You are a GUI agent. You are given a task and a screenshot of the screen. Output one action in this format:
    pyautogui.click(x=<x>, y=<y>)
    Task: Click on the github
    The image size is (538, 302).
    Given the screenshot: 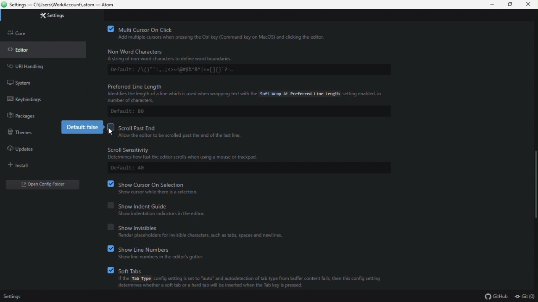 What is the action you would take?
    pyautogui.click(x=494, y=297)
    